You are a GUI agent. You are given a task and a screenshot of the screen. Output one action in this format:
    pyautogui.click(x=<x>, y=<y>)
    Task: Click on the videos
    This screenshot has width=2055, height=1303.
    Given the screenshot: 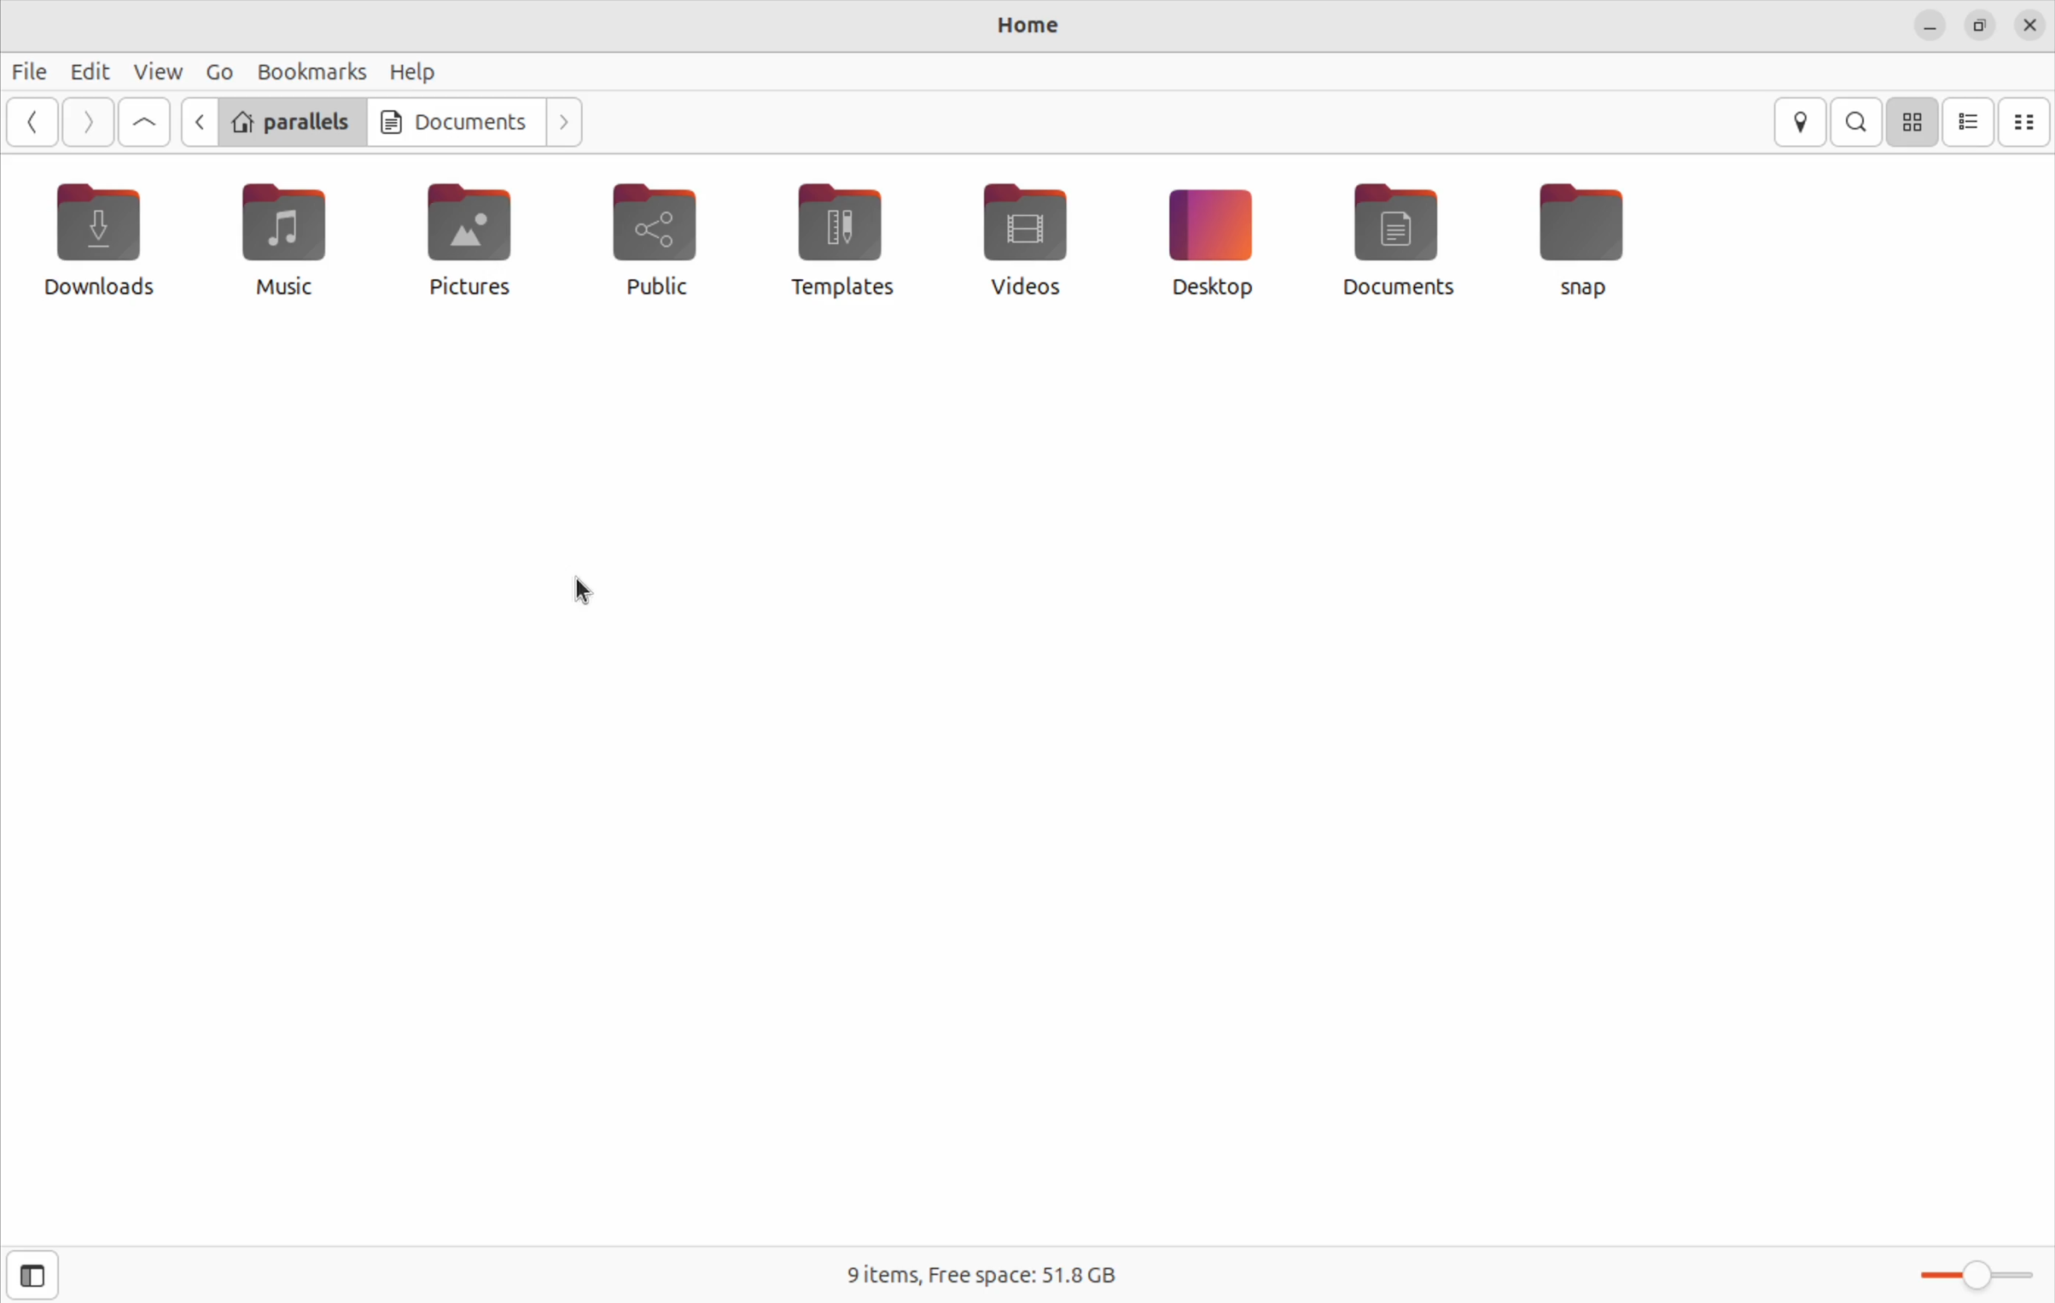 What is the action you would take?
    pyautogui.click(x=1026, y=240)
    